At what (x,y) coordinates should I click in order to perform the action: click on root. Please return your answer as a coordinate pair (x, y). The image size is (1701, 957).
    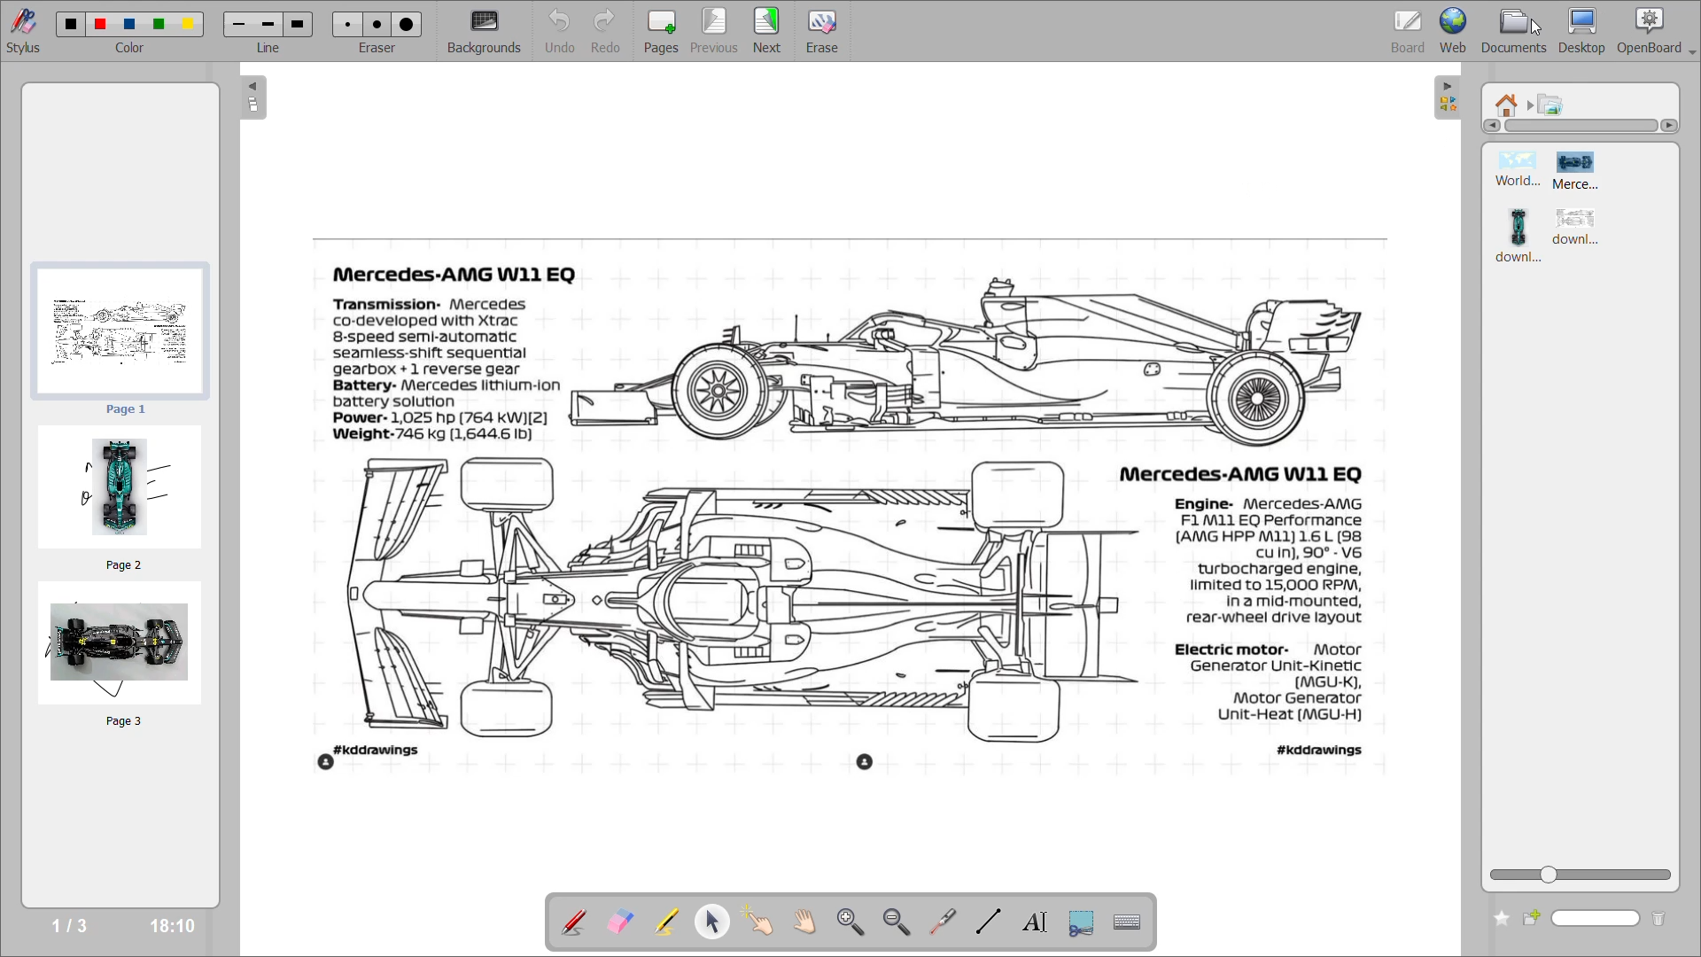
    Looking at the image, I should click on (1508, 104).